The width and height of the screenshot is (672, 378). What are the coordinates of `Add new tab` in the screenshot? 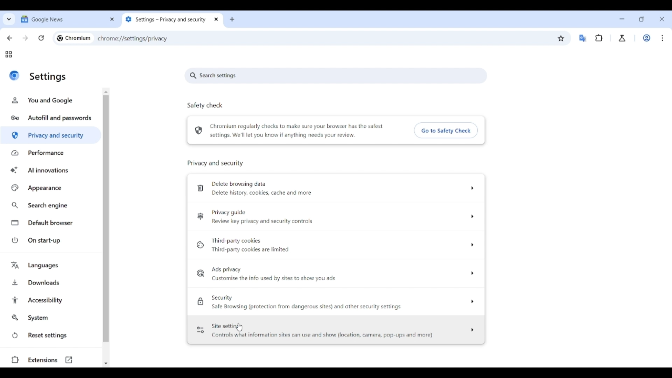 It's located at (232, 20).